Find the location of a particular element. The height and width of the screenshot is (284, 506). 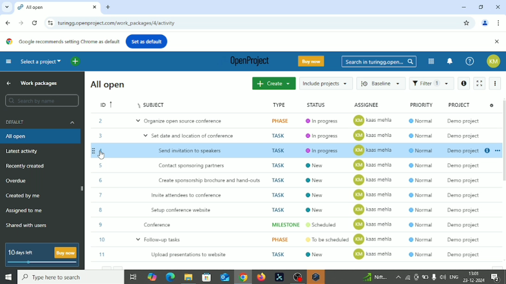

Subject is located at coordinates (185, 104).